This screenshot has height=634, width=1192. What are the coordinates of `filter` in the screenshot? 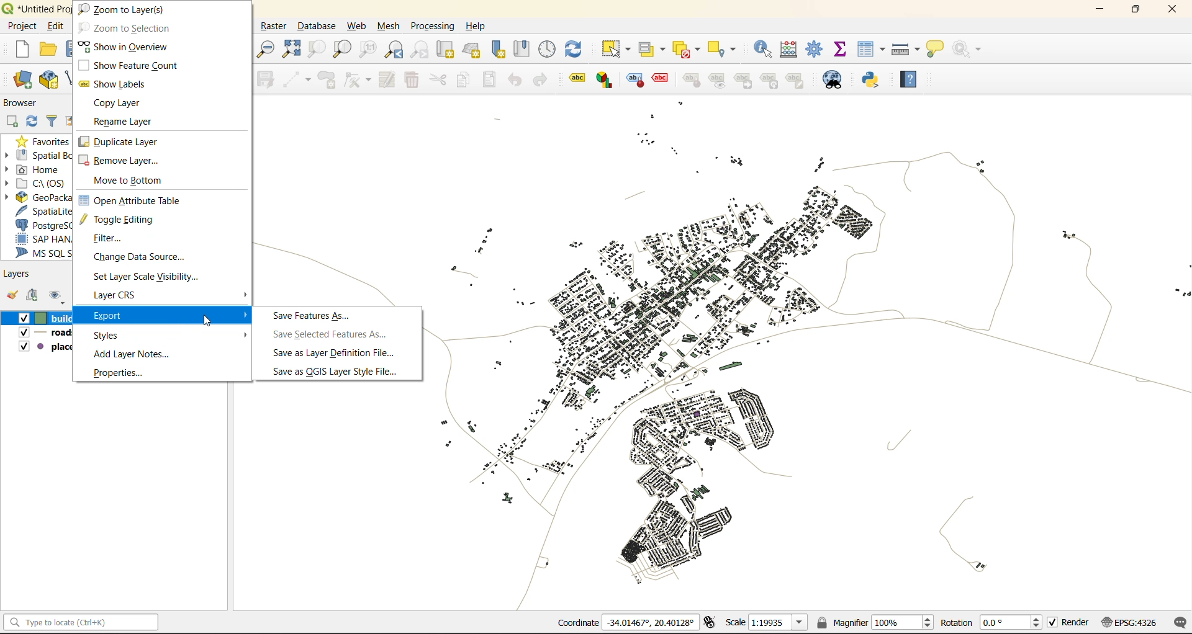 It's located at (53, 120).